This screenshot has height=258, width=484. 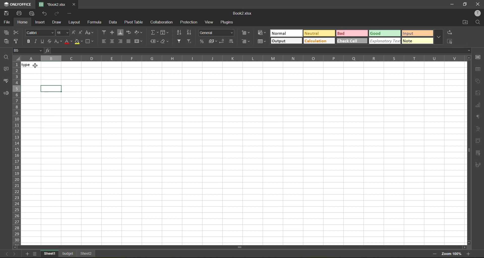 I want to click on normal, so click(x=286, y=33).